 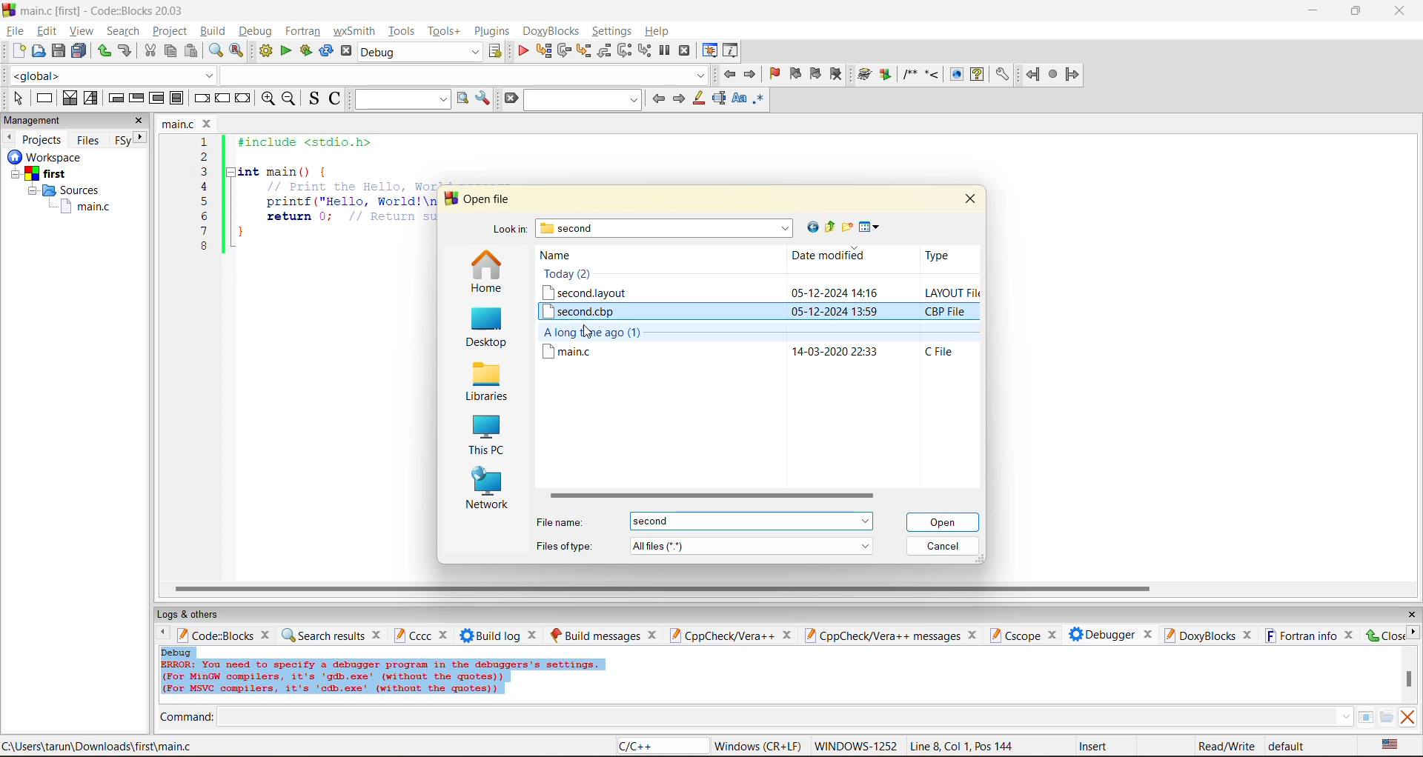 I want to click on close, so click(x=1350, y=635).